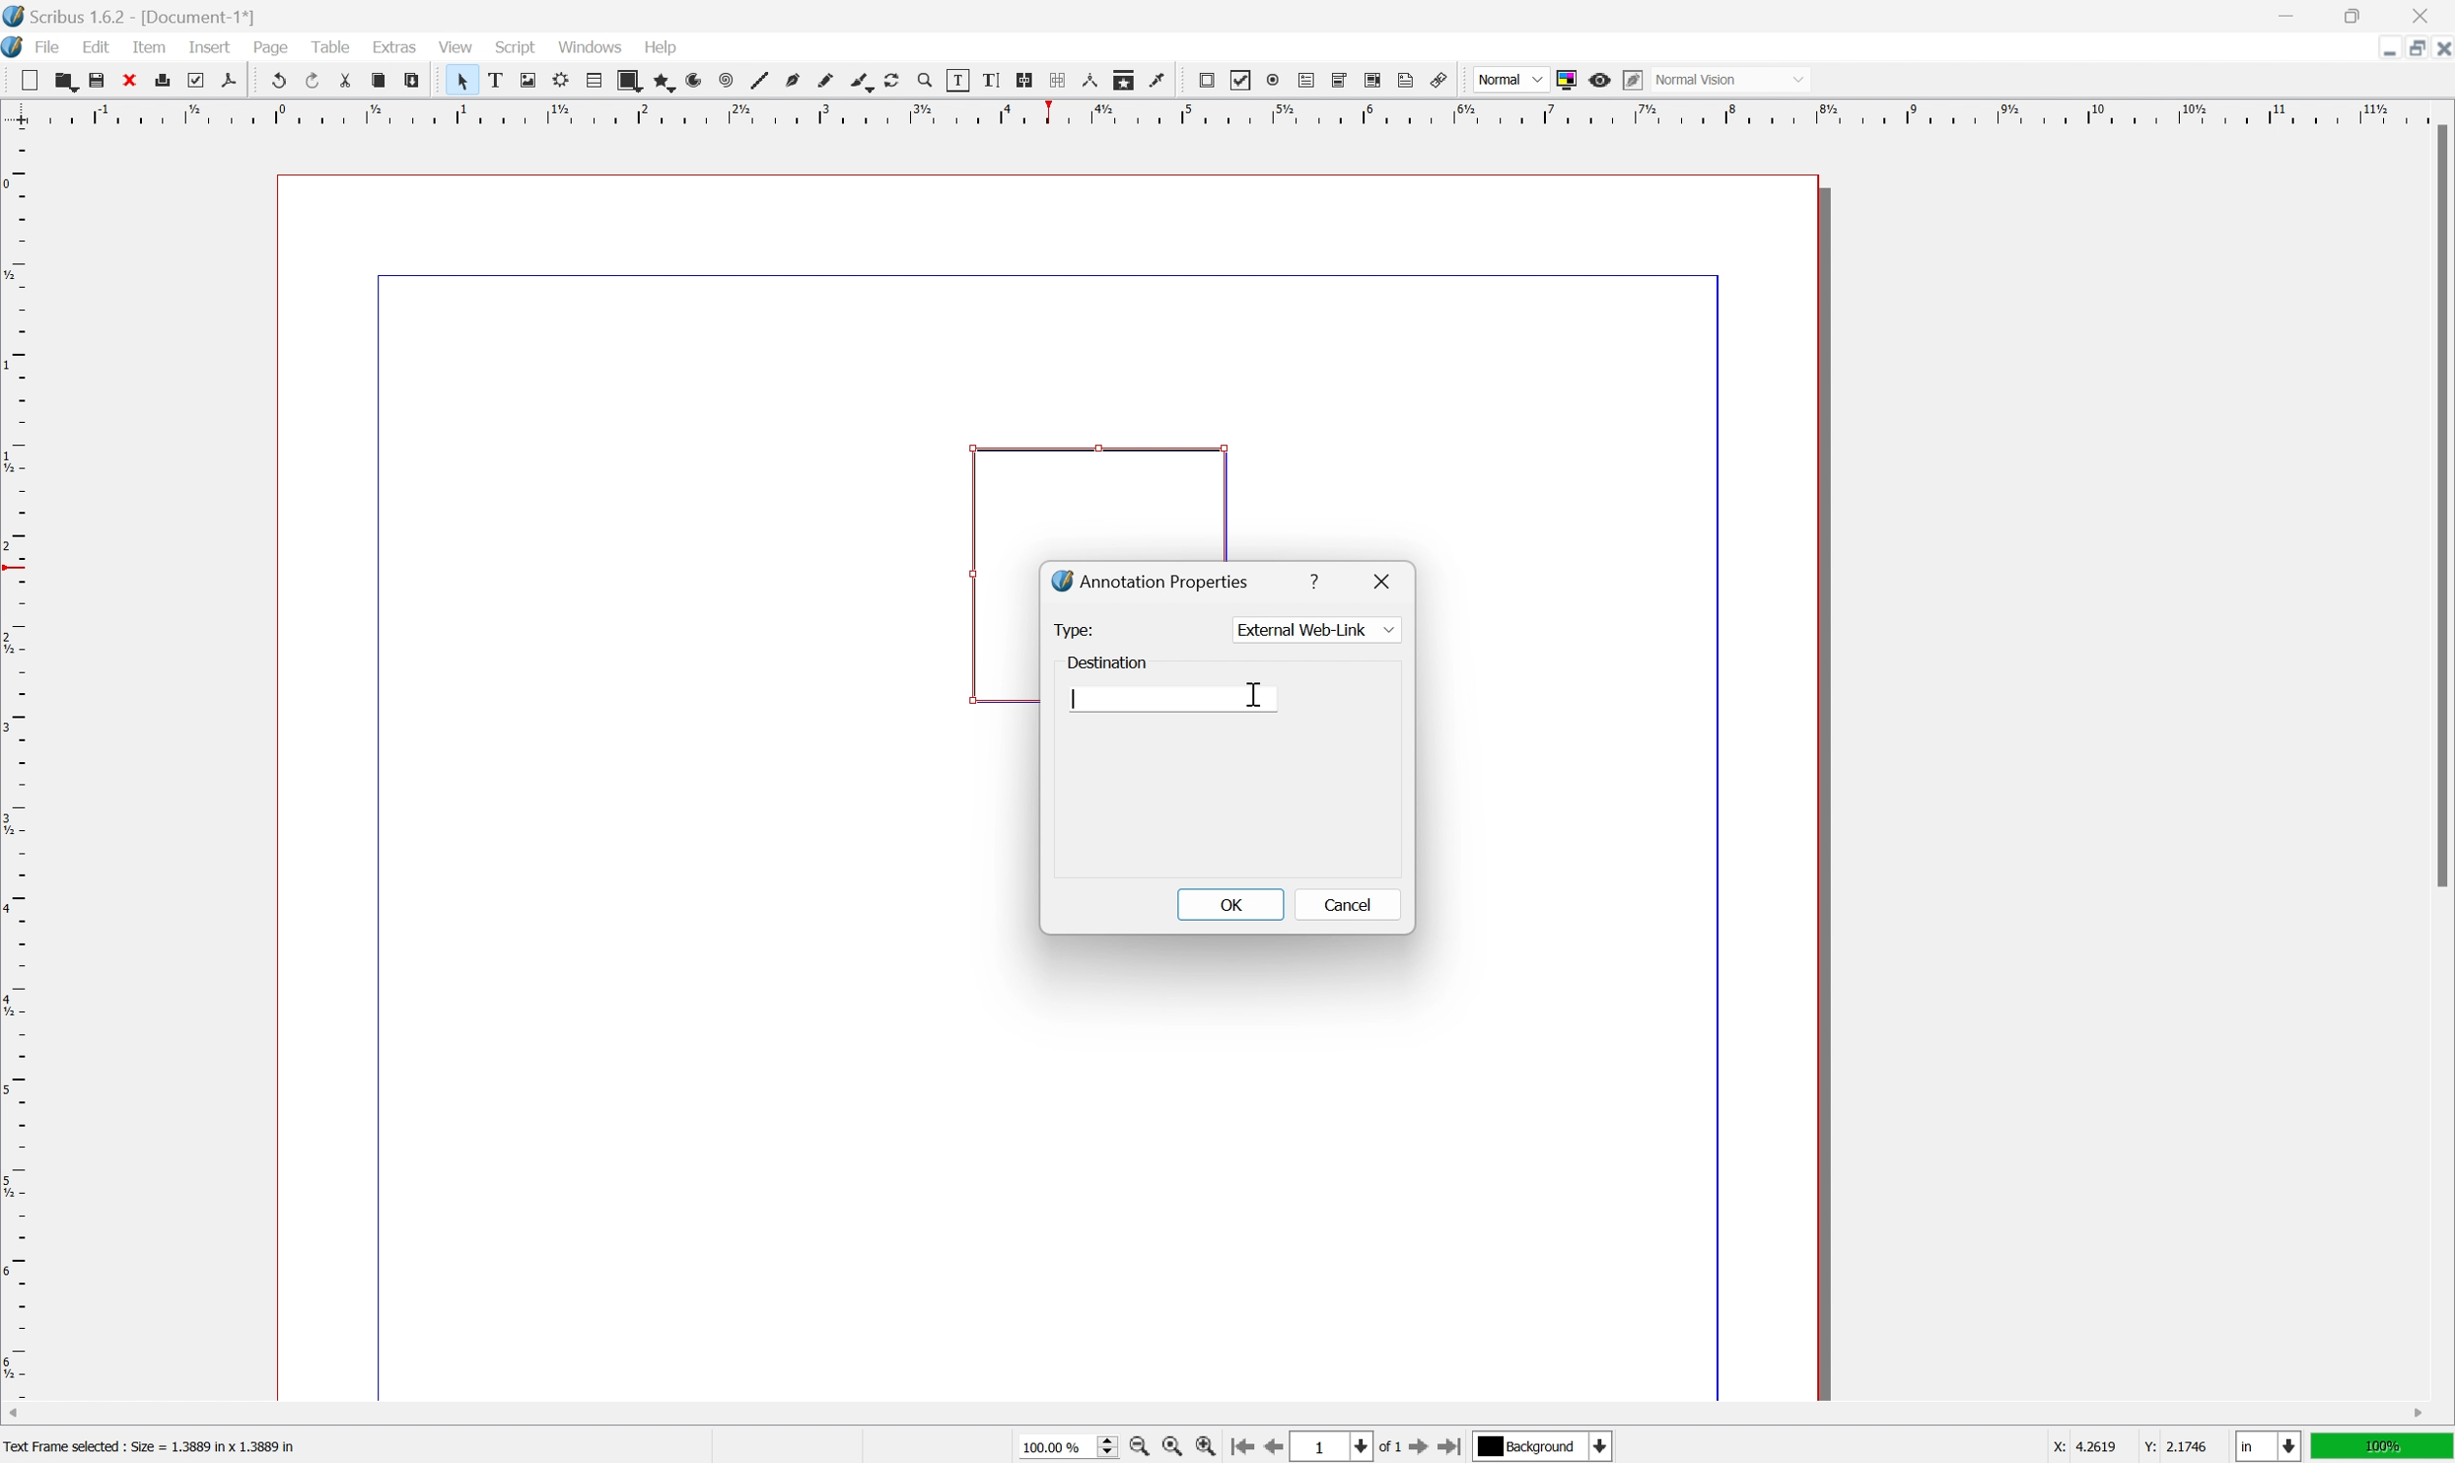 This screenshot has height=1463, width=2455. Describe the element at coordinates (2439, 505) in the screenshot. I see `scroll bar` at that location.